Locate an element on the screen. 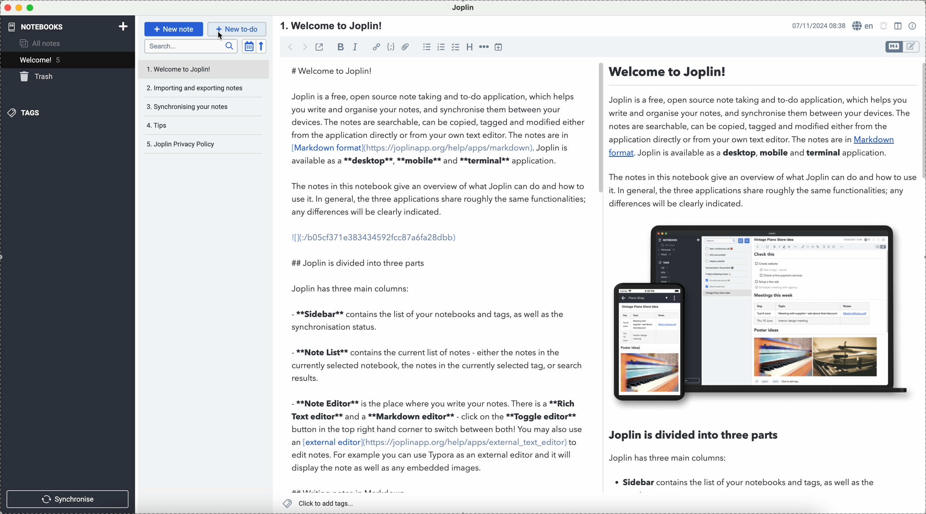  new note button is located at coordinates (174, 29).